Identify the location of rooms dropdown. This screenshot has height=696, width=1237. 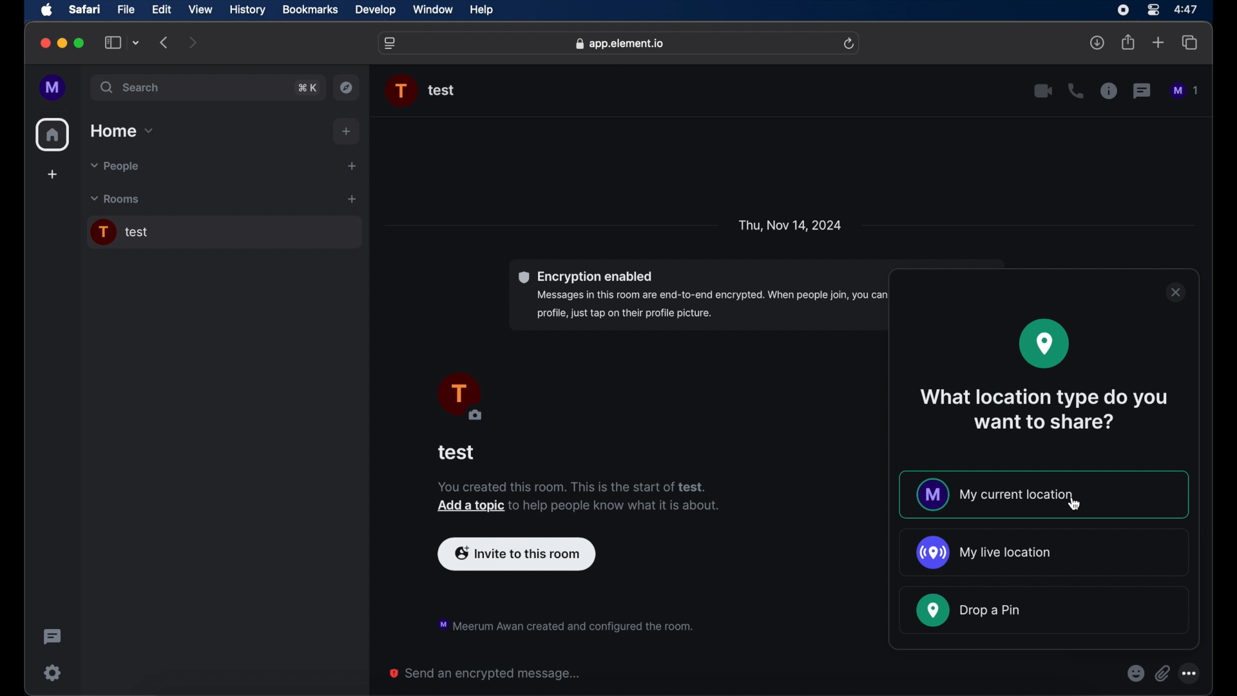
(115, 199).